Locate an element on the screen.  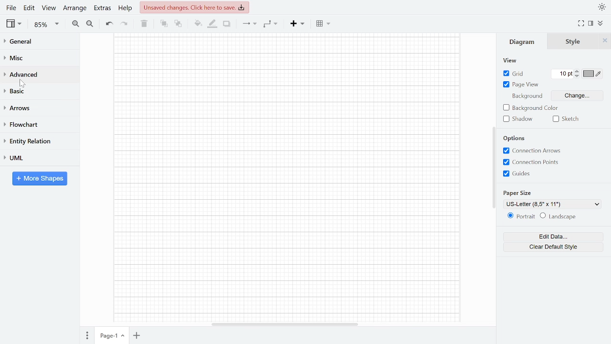
Change background is located at coordinates (579, 96).